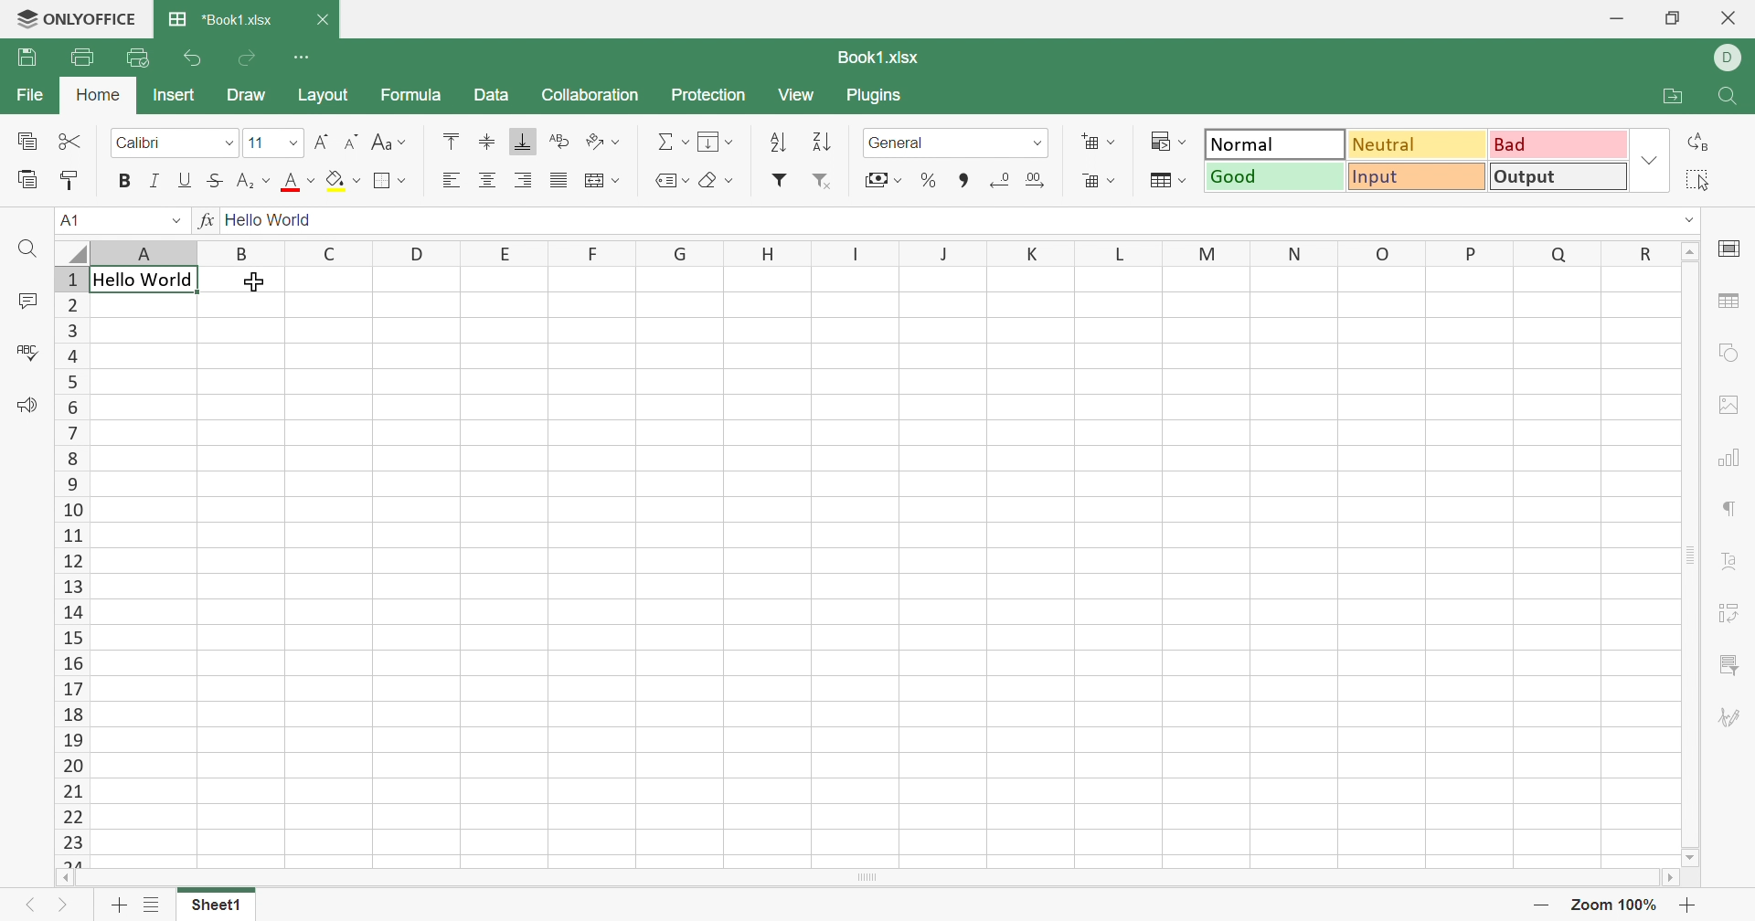 The width and height of the screenshot is (1755, 921). What do you see at coordinates (324, 95) in the screenshot?
I see `Layout` at bounding box center [324, 95].